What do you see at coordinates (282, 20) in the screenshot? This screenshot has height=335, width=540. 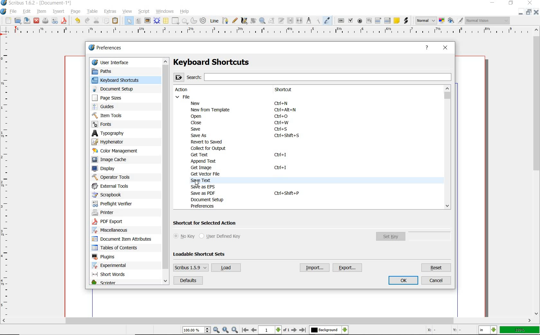 I see `edit text with story editor` at bounding box center [282, 20].